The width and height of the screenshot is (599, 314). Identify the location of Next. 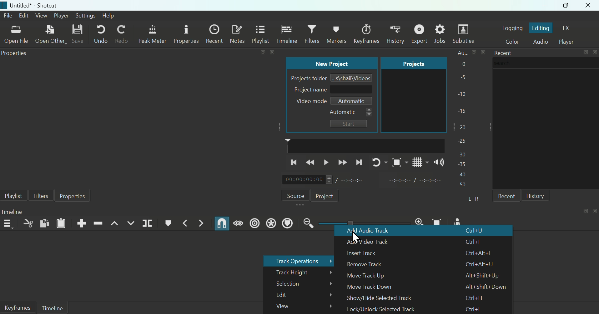
(360, 161).